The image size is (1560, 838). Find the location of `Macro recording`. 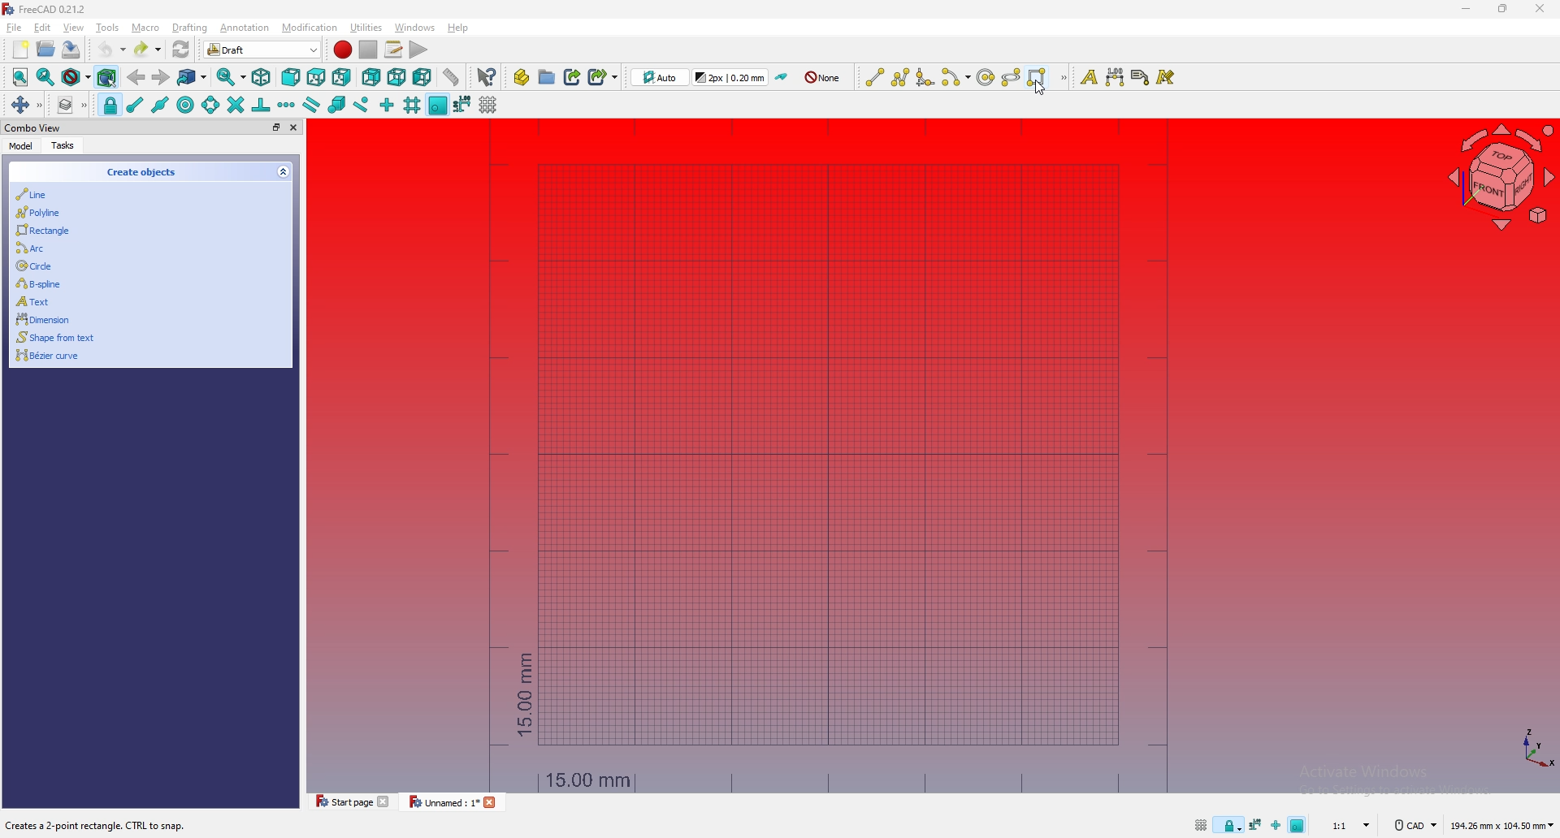

Macro recording is located at coordinates (343, 50).